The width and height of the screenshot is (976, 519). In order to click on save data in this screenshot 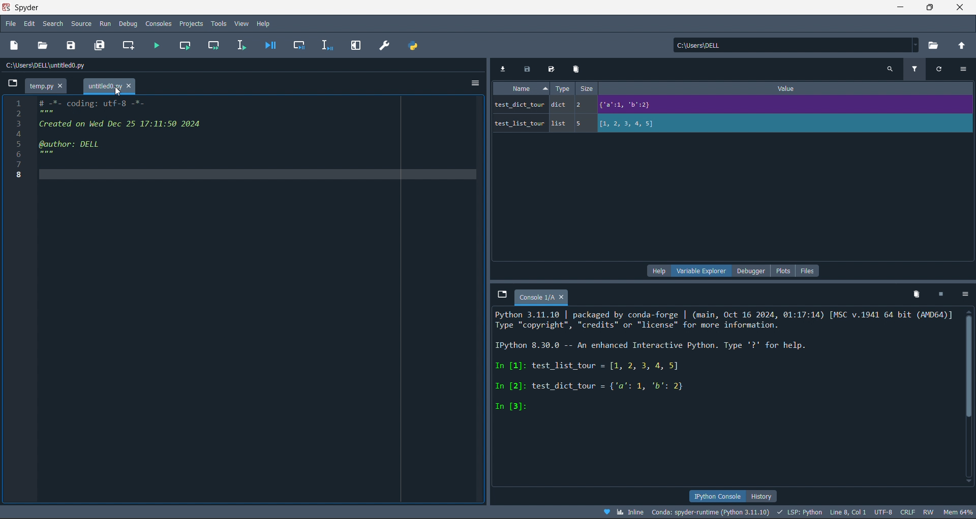, I will do `click(526, 67)`.